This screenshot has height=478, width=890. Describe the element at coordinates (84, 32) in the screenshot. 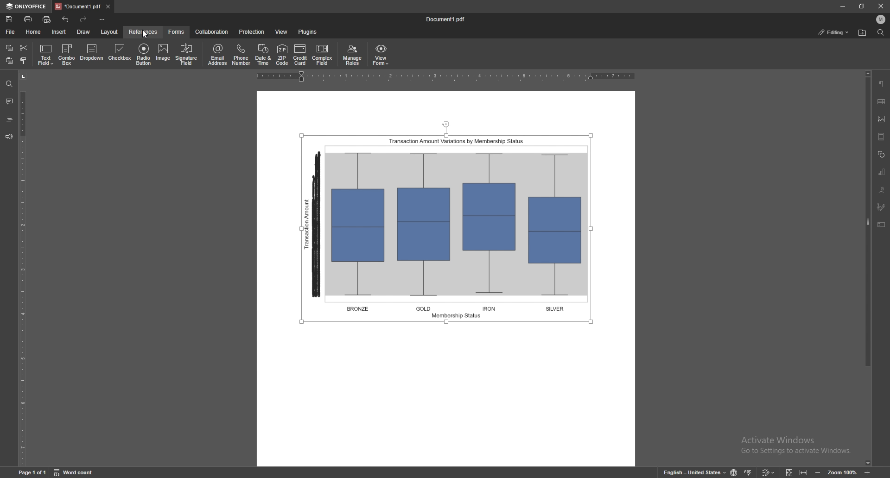

I see `draw` at that location.